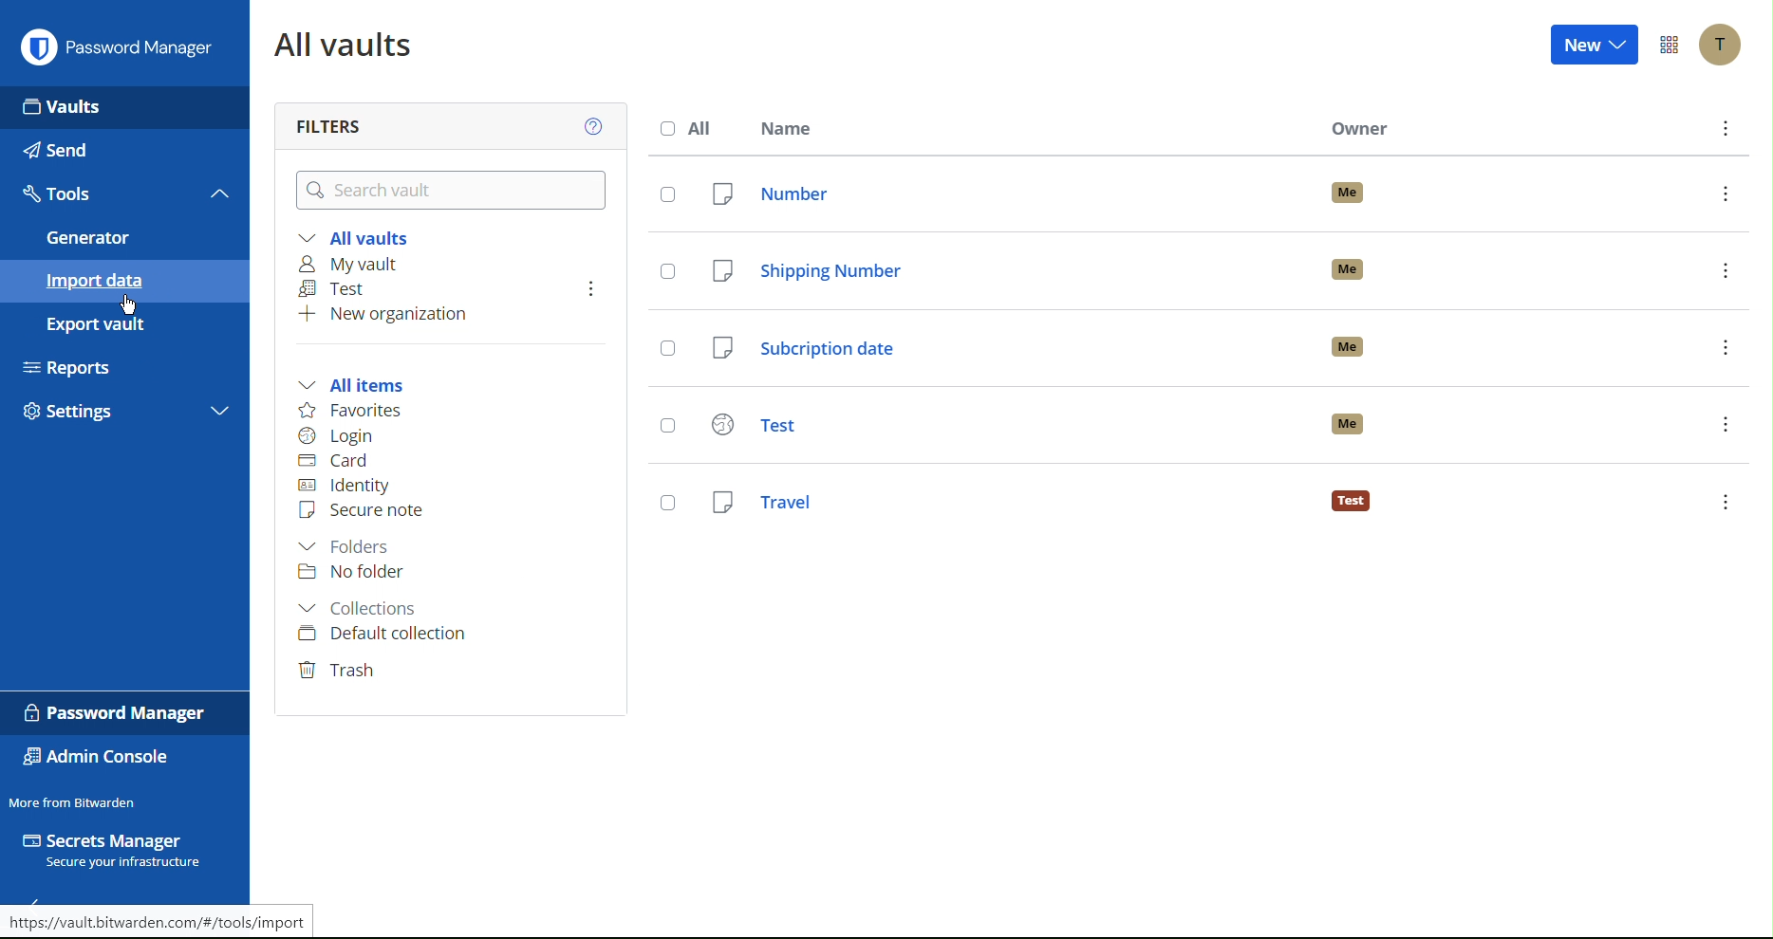  I want to click on Account, so click(1723, 46).